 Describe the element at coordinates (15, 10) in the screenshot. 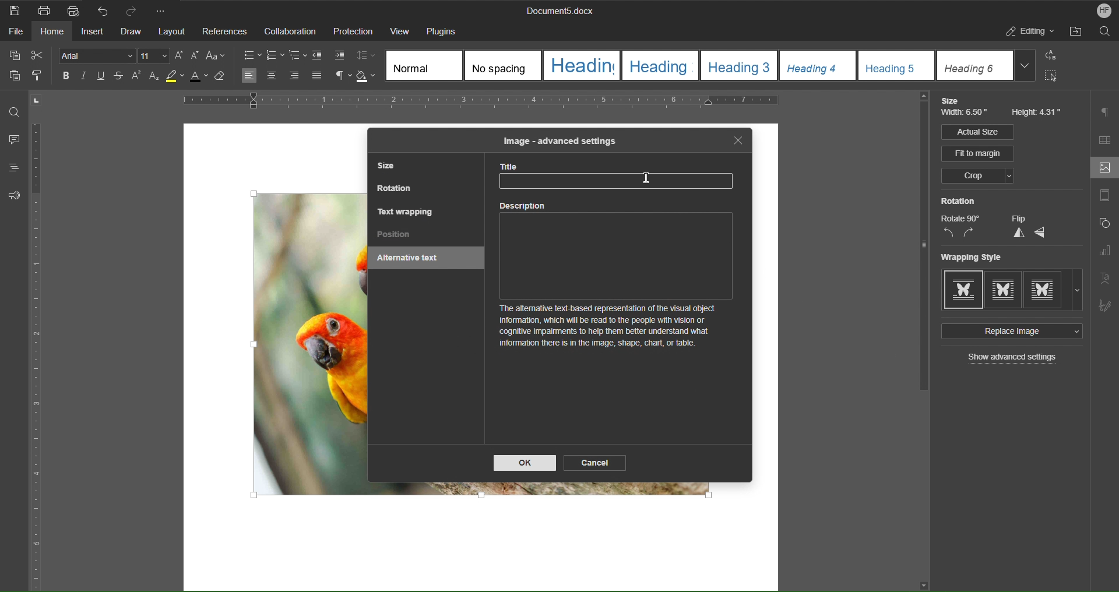

I see `Save` at that location.